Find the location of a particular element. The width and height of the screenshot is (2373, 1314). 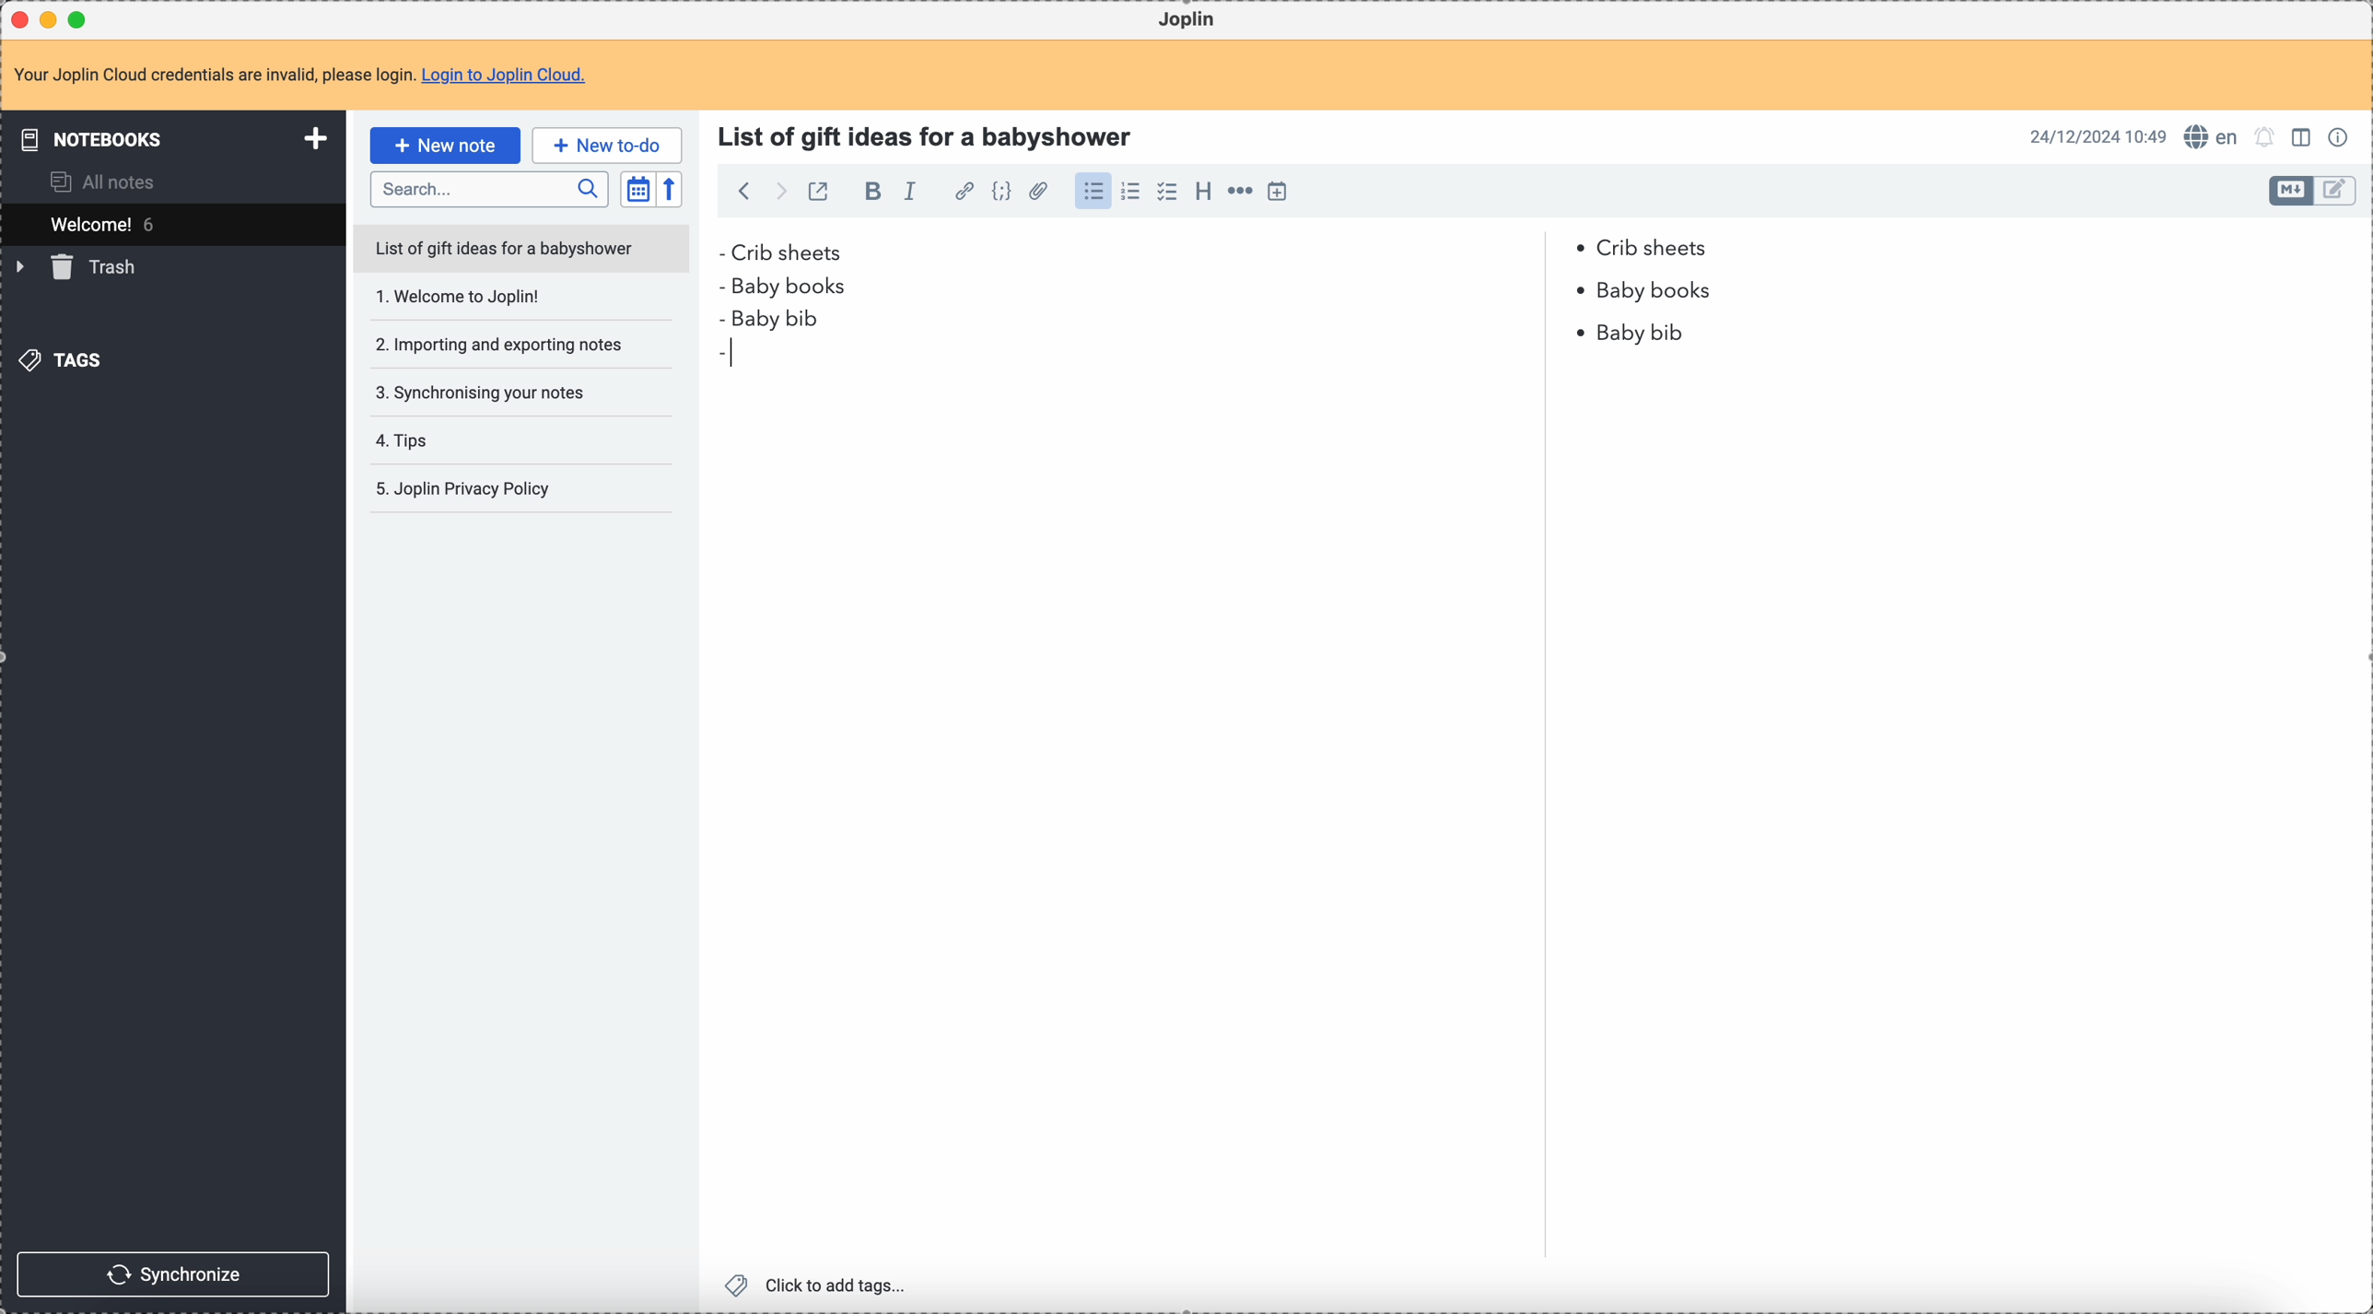

tags is located at coordinates (60, 361).